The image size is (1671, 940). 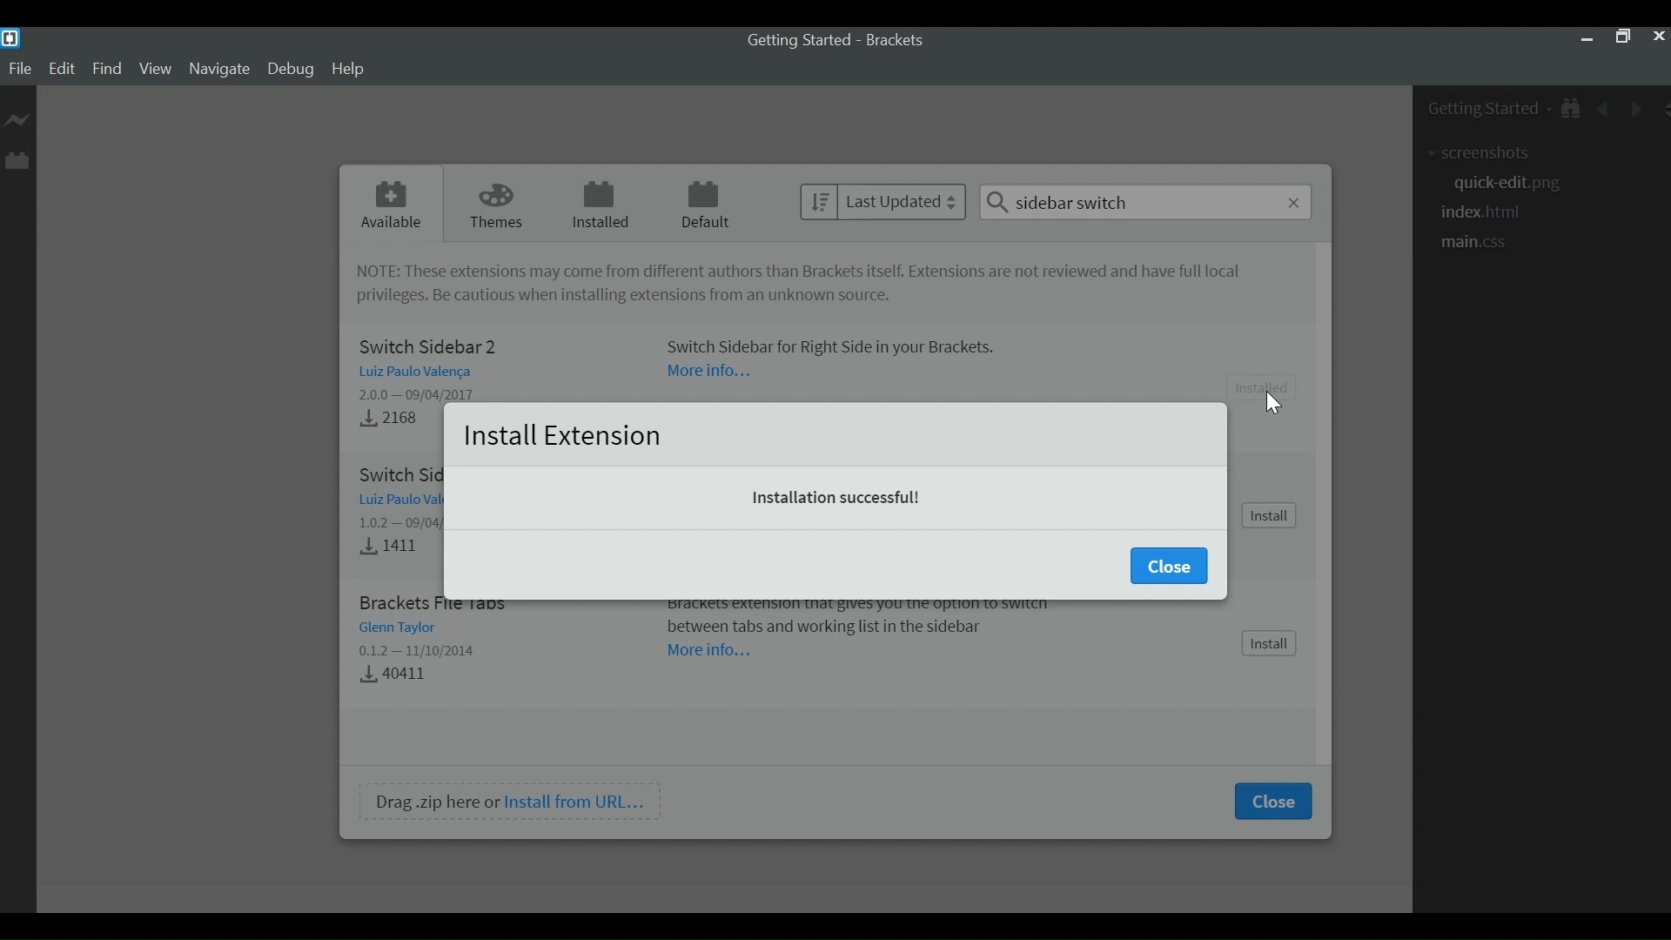 What do you see at coordinates (571, 438) in the screenshot?
I see `Install Extension` at bounding box center [571, 438].